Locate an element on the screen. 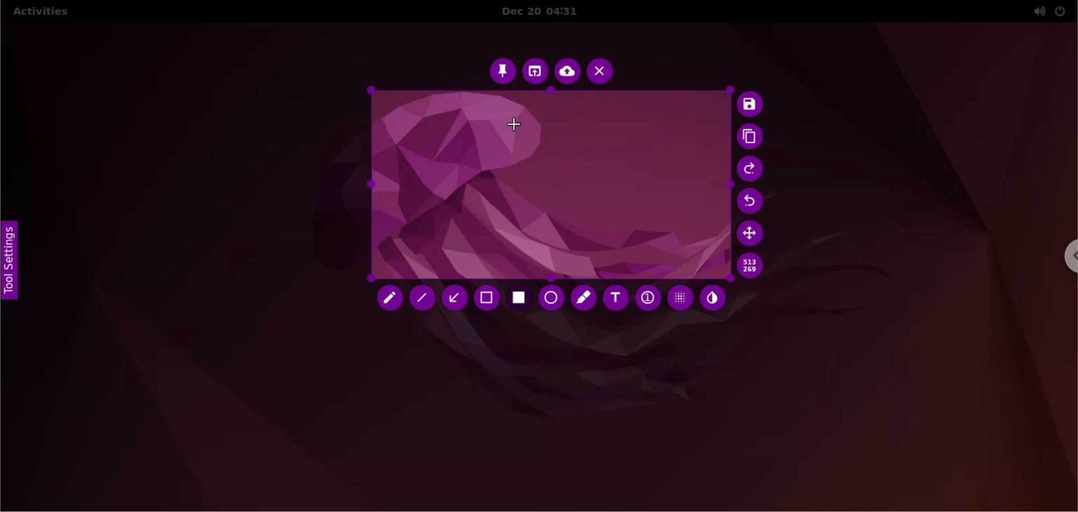 The image size is (1078, 512). activities is located at coordinates (44, 11).